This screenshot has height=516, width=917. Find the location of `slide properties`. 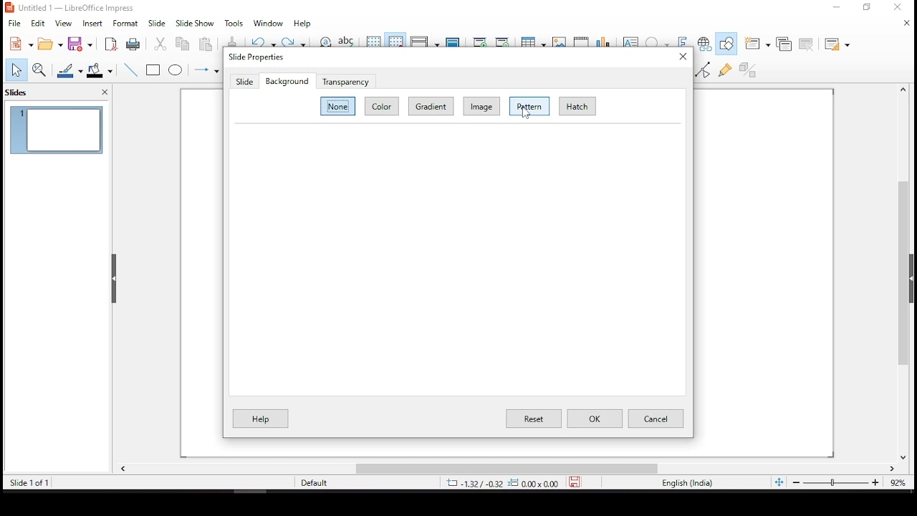

slide properties is located at coordinates (255, 57).